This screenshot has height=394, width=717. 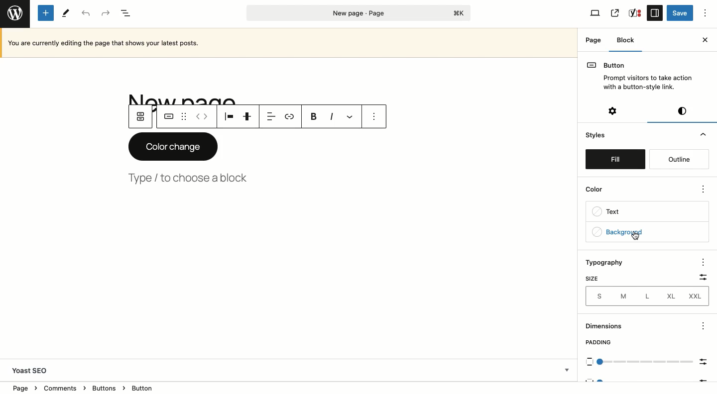 What do you see at coordinates (613, 110) in the screenshot?
I see `Settings` at bounding box center [613, 110].